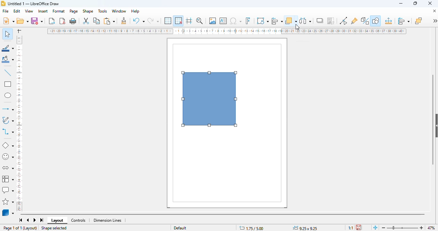  Describe the element at coordinates (22, 21) in the screenshot. I see `open` at that location.